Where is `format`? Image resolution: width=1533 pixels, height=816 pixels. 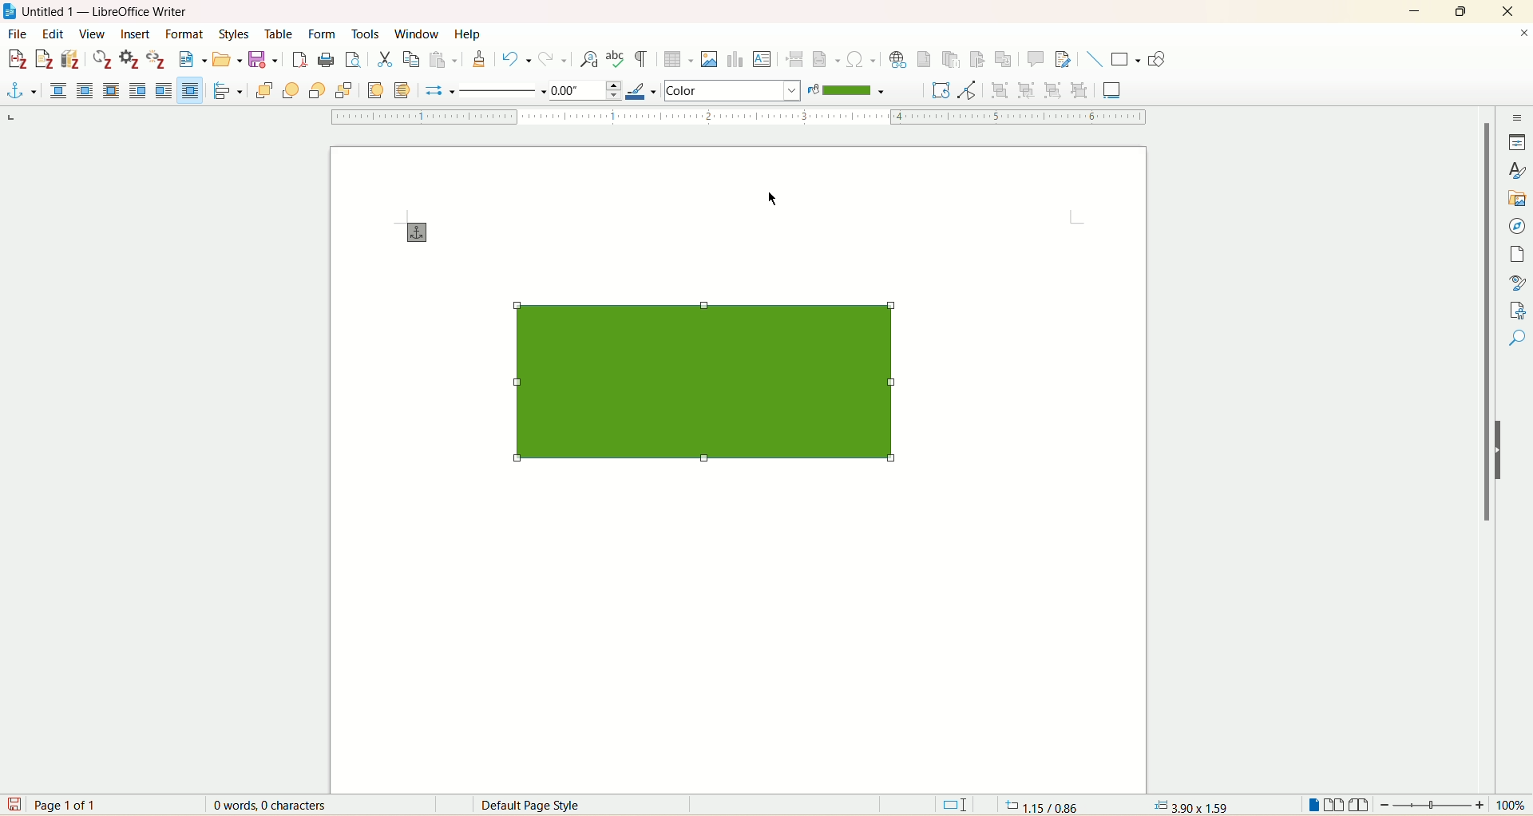
format is located at coordinates (185, 34).